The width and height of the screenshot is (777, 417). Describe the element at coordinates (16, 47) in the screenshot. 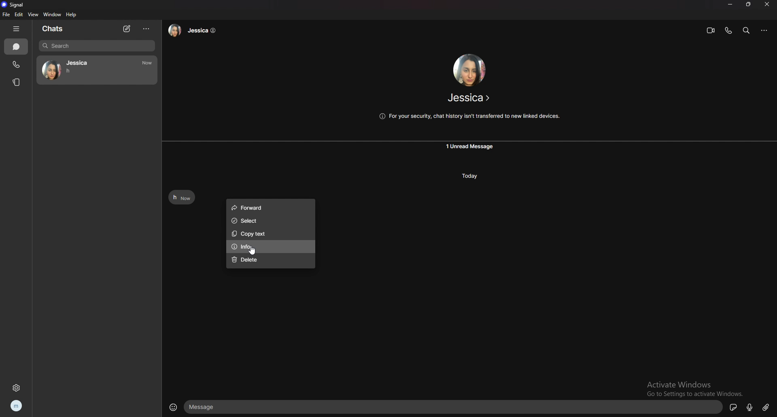

I see `chats` at that location.